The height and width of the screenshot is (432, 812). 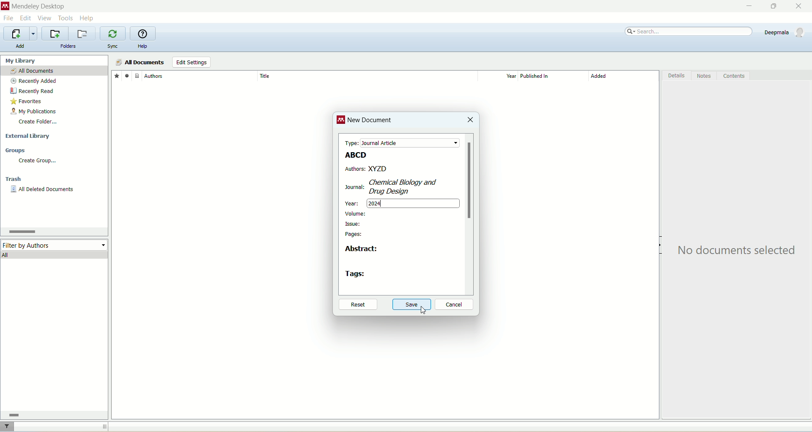 I want to click on added, so click(x=624, y=78).